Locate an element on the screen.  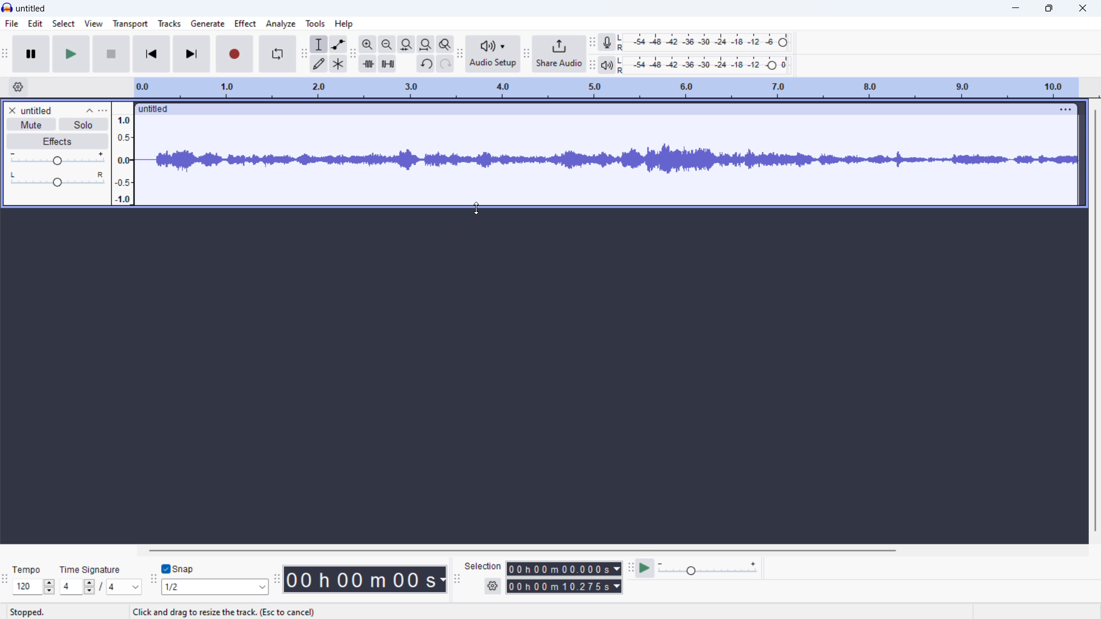
horizontal scrollbar is located at coordinates (521, 549).